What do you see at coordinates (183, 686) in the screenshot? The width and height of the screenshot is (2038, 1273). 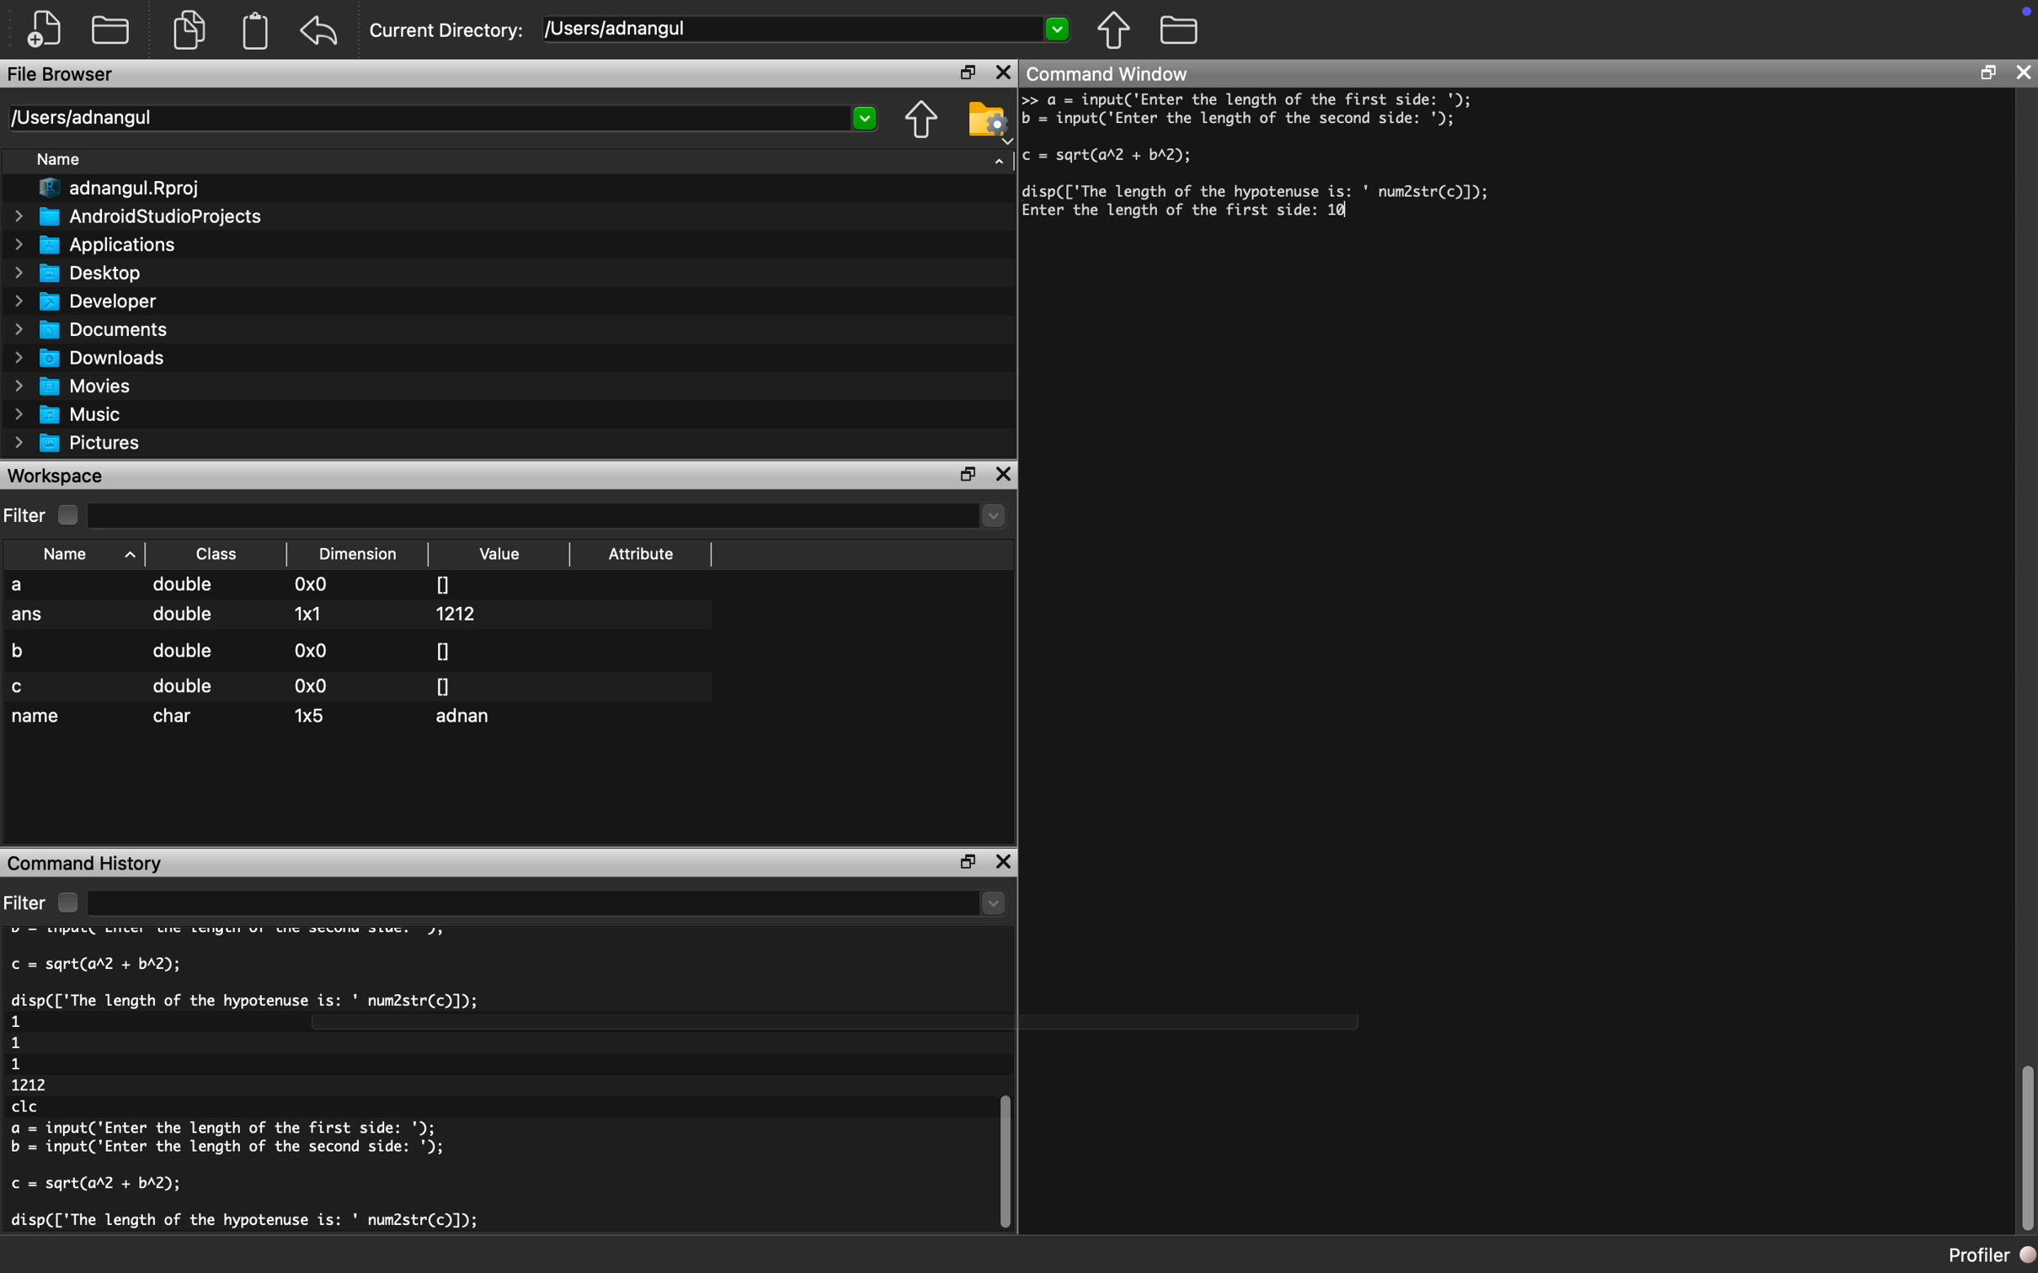 I see `double` at bounding box center [183, 686].